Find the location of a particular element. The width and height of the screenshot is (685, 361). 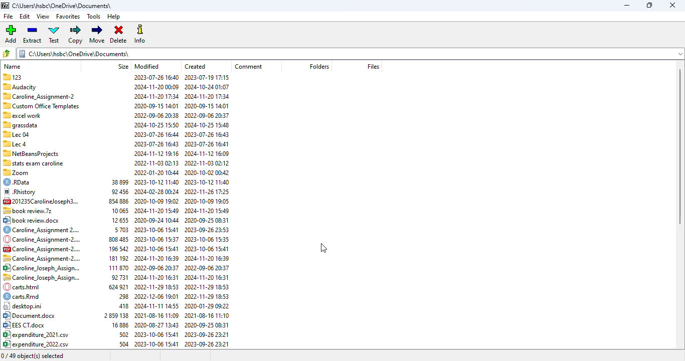

folder is located at coordinates (63, 6).